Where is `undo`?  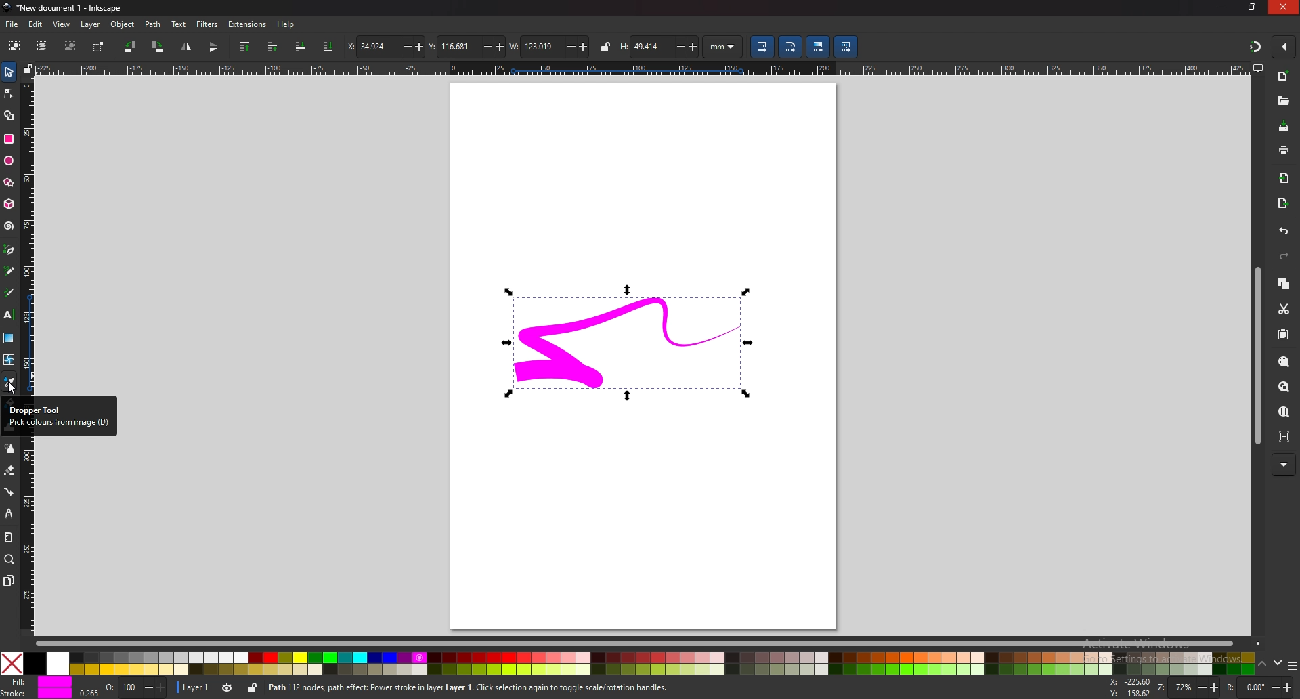 undo is located at coordinates (1284, 232).